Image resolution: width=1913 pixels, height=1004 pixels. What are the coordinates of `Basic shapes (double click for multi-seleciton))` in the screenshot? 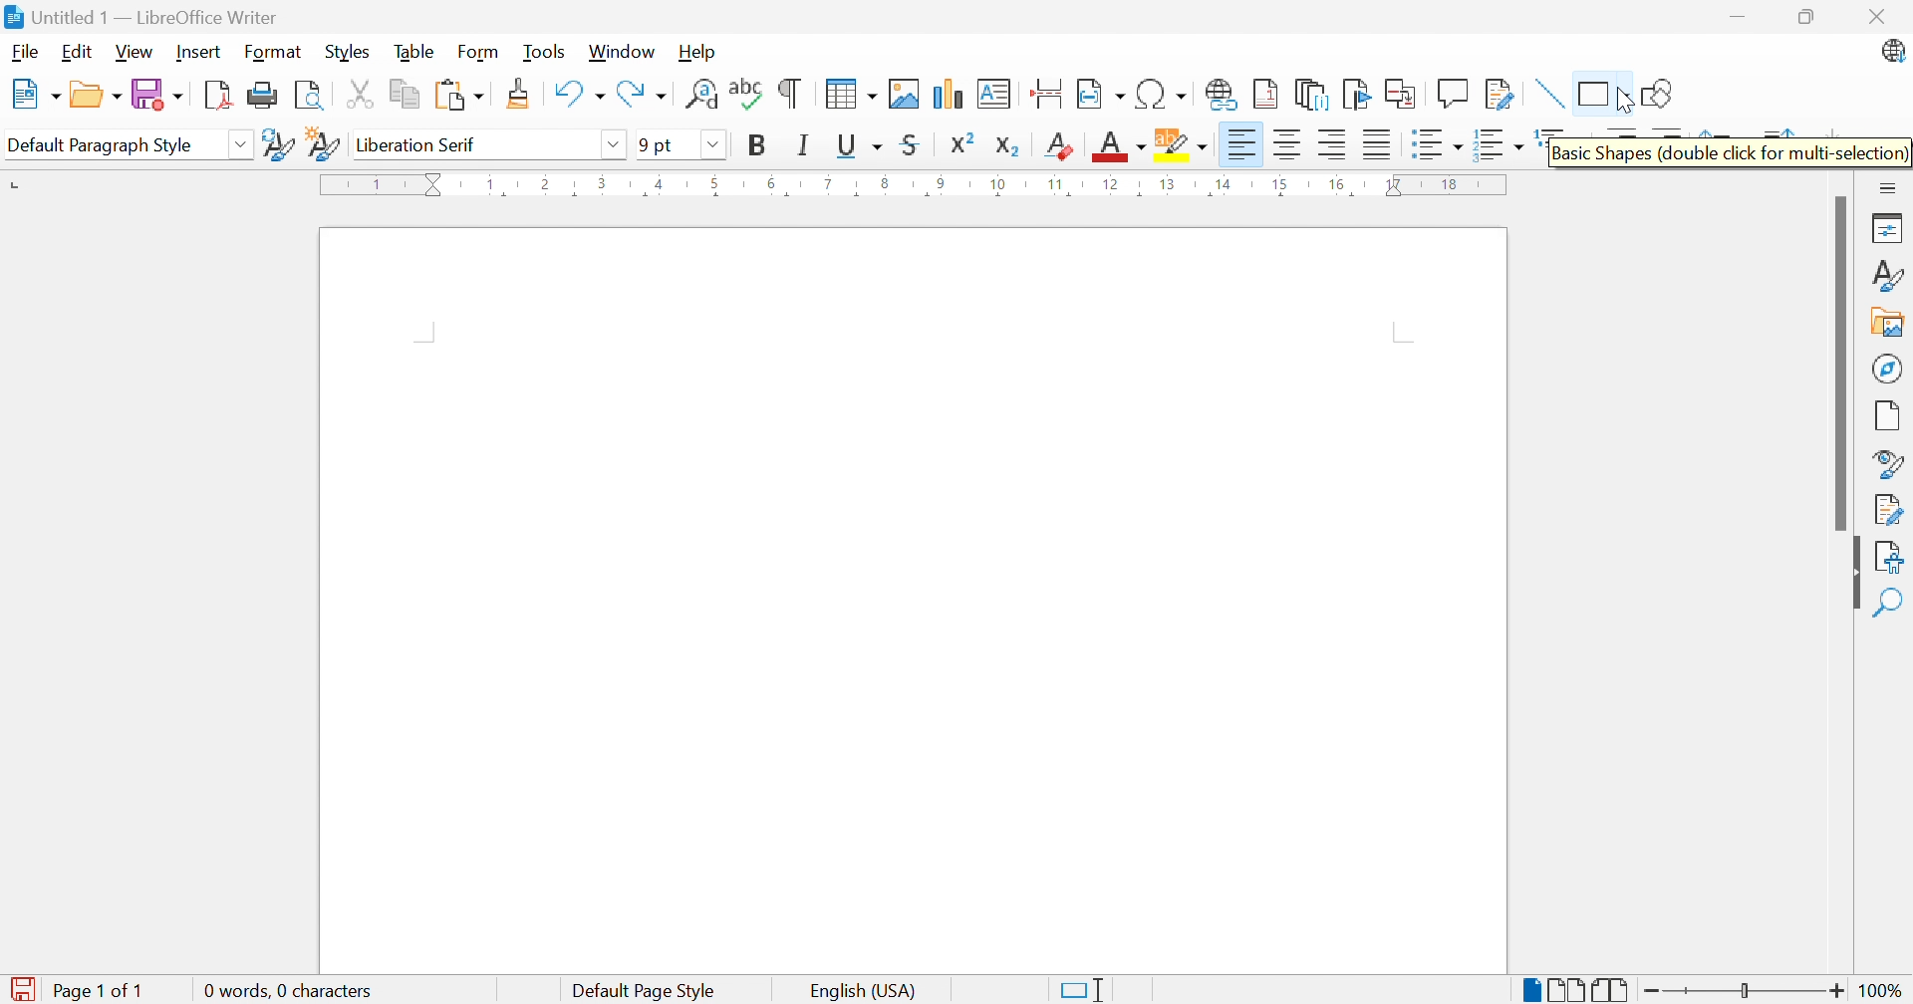 It's located at (1731, 152).